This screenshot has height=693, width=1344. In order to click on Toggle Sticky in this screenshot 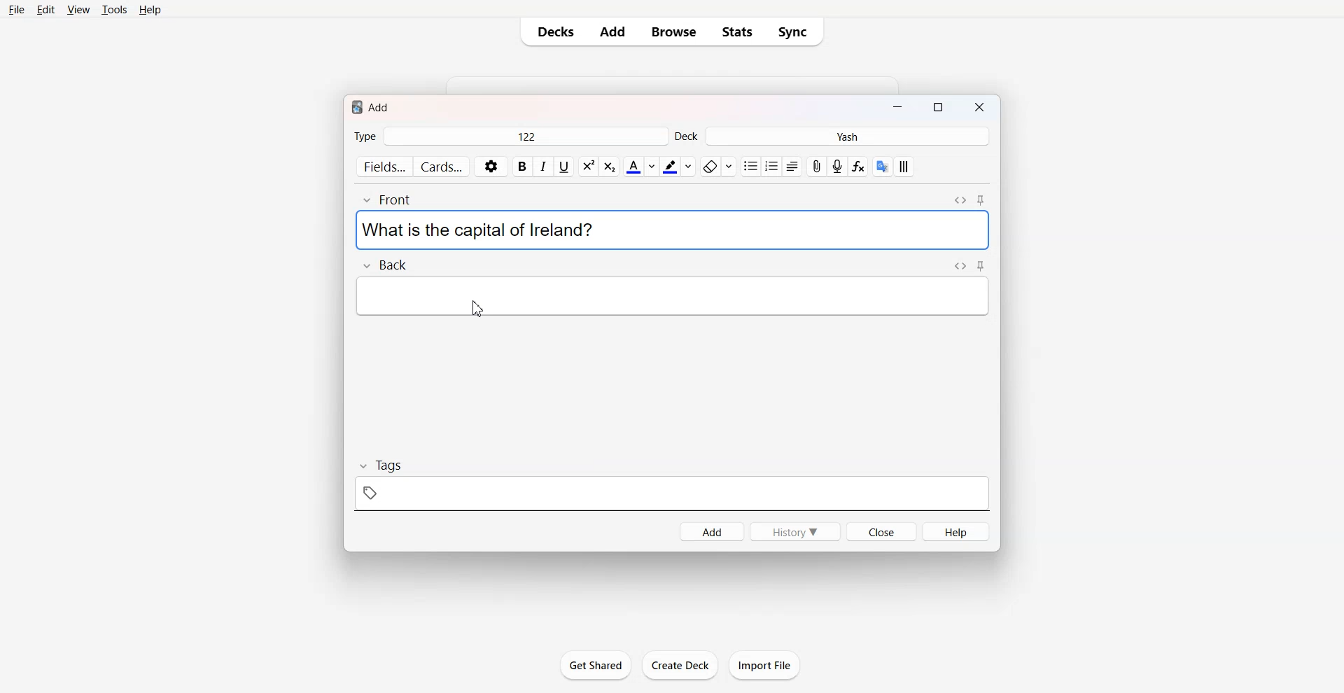, I will do `click(982, 200)`.